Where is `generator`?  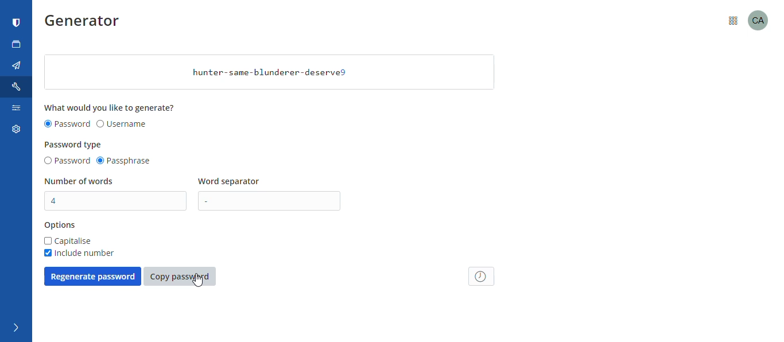 generator is located at coordinates (86, 23).